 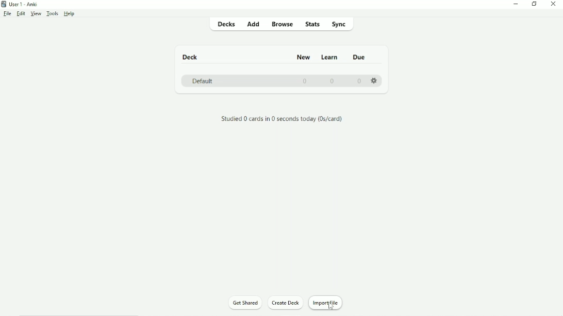 I want to click on Sync, so click(x=341, y=24).